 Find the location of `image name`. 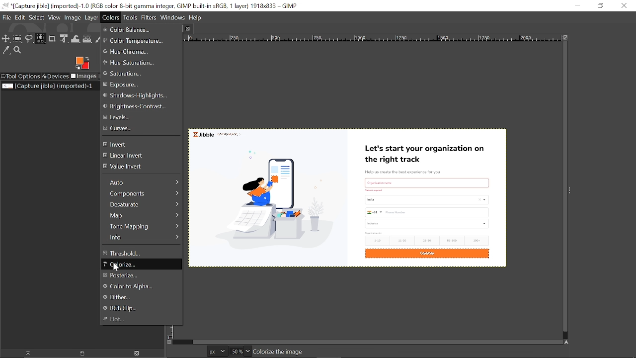

image name is located at coordinates (312, 352).